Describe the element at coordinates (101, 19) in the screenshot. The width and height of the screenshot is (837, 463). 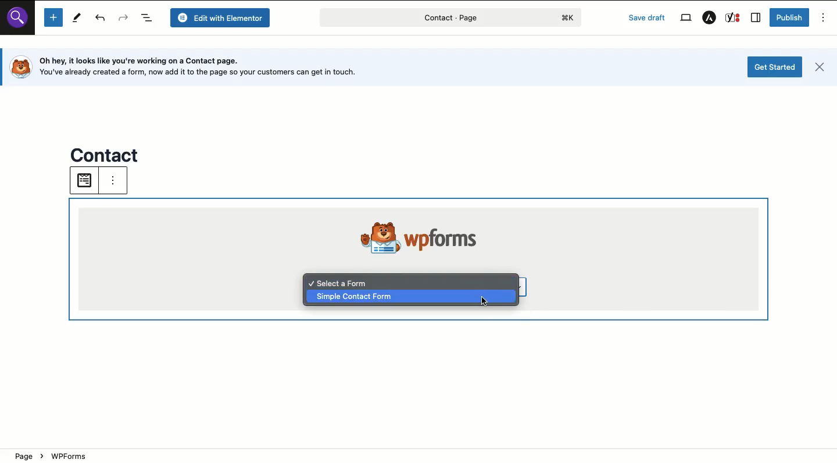
I see `Undo` at that location.